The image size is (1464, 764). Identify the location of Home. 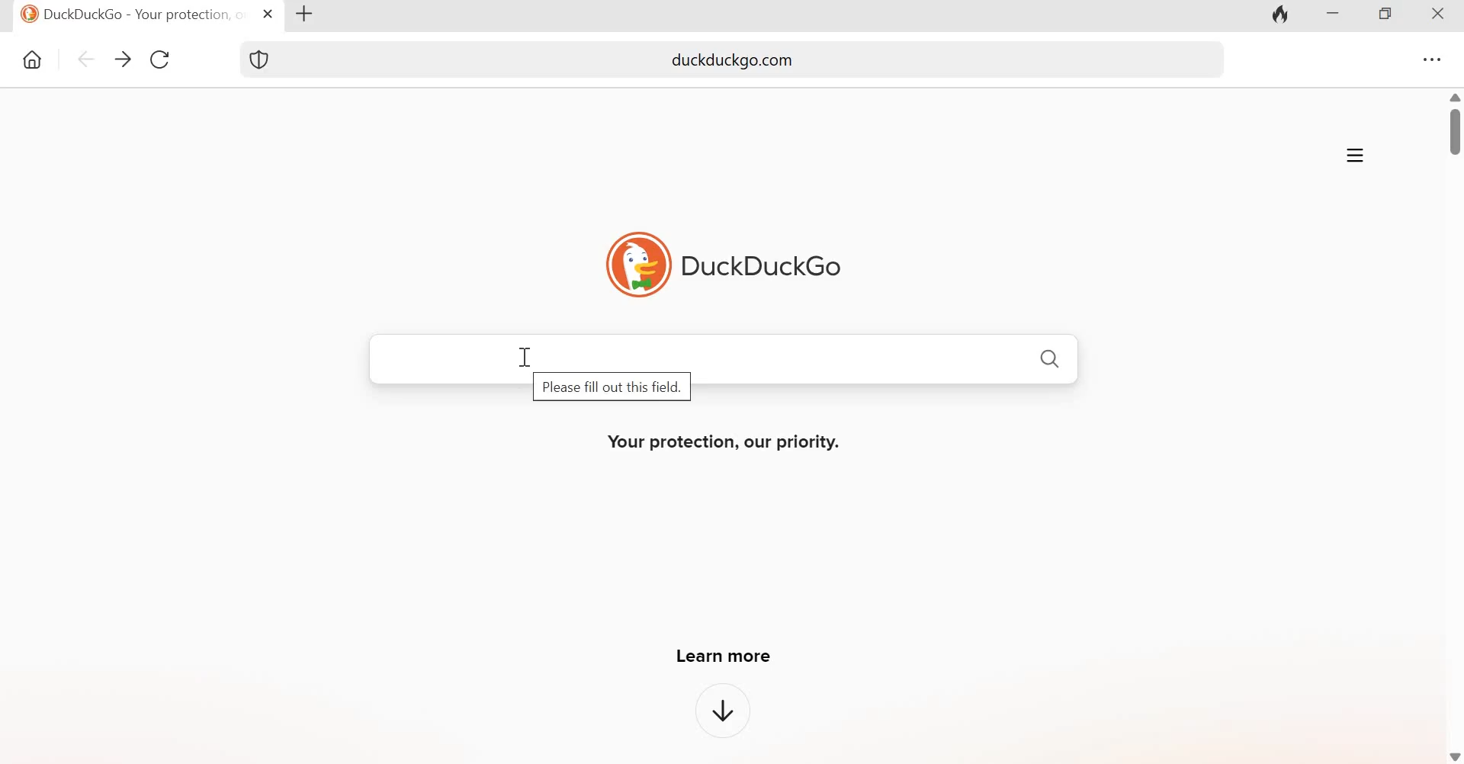
(30, 59).